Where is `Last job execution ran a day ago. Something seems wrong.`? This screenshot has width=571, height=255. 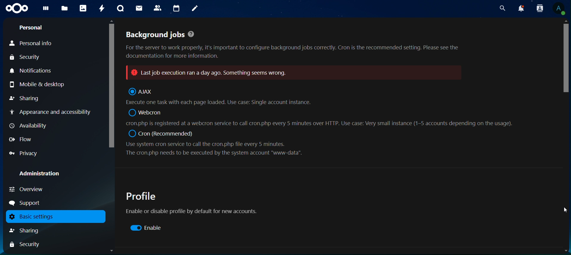 Last job execution ran a day ago. Something seems wrong. is located at coordinates (297, 72).